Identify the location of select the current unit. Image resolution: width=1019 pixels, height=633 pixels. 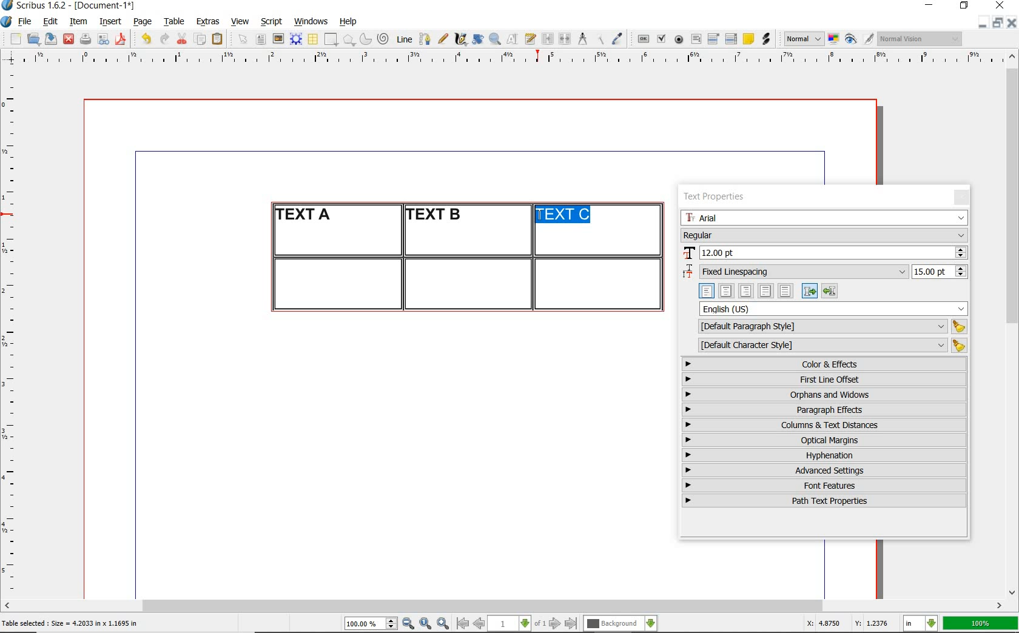
(921, 624).